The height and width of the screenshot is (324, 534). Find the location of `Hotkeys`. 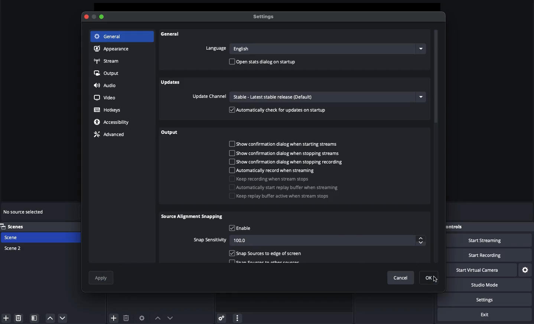

Hotkeys is located at coordinates (108, 110).